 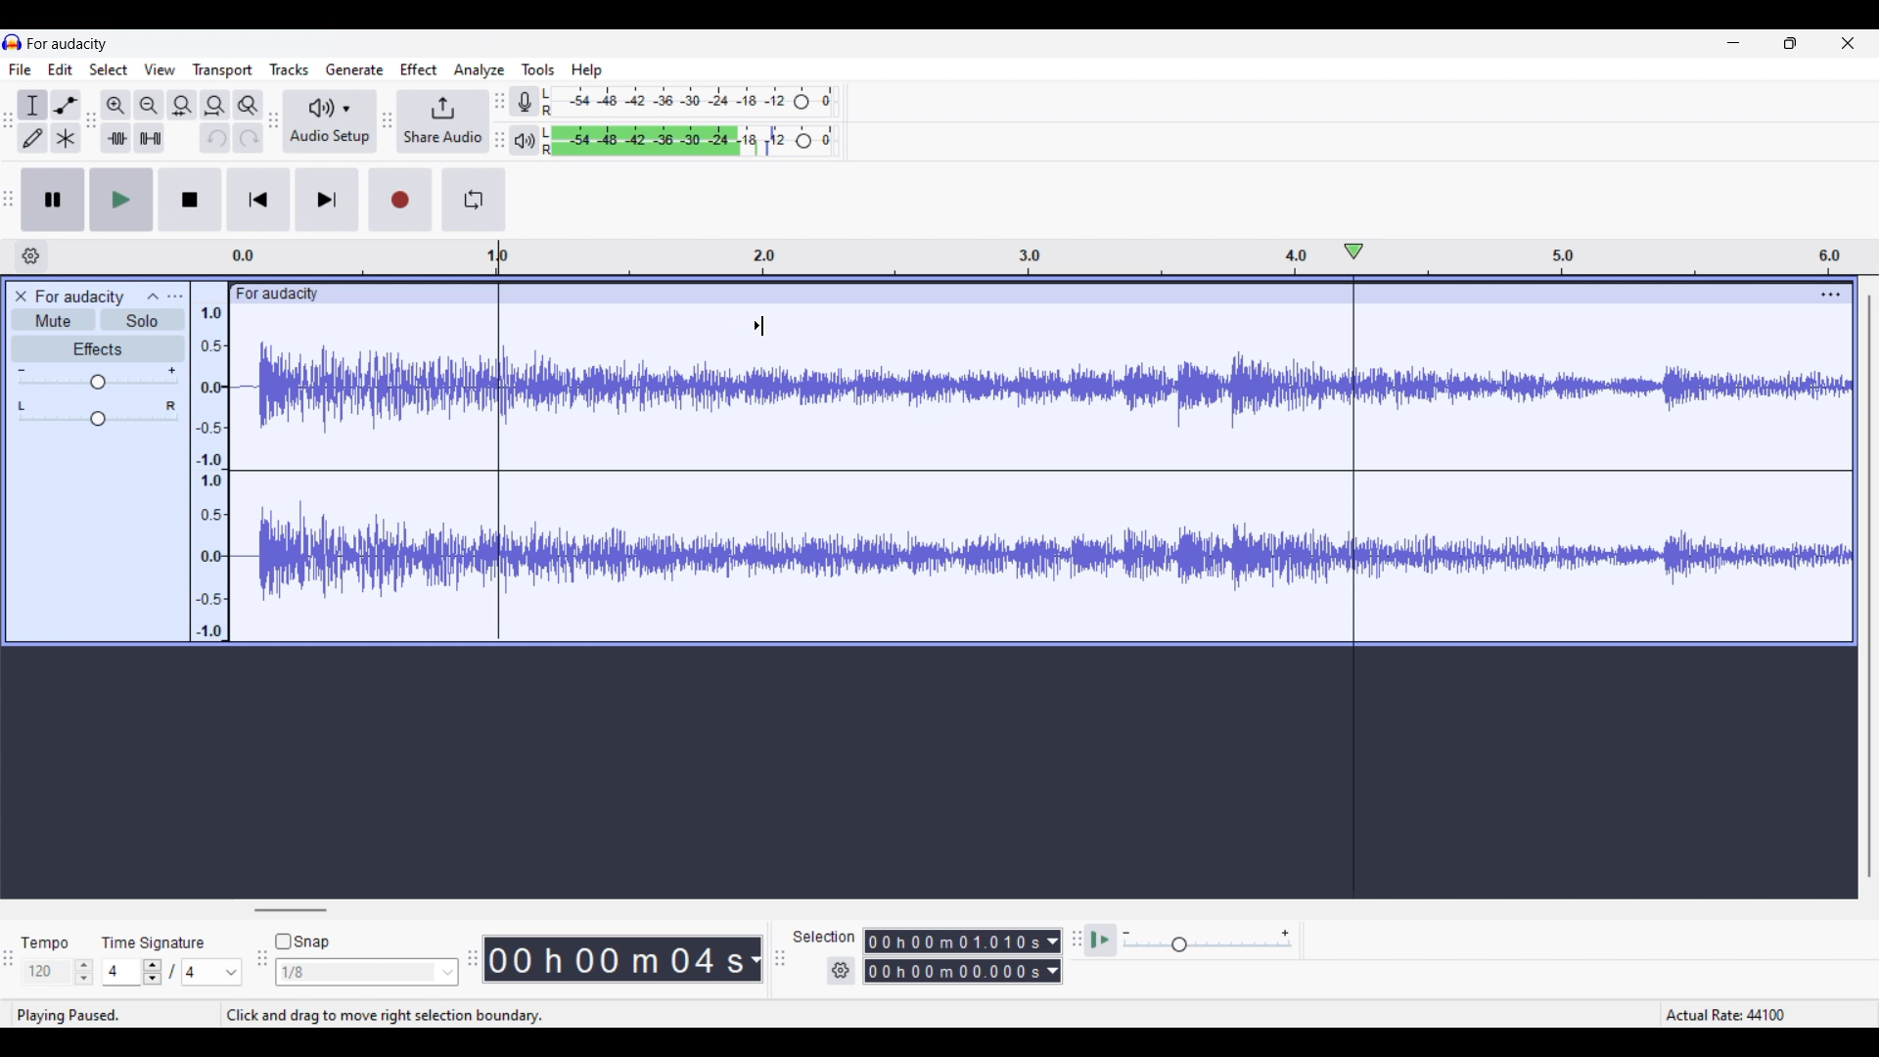 I want to click on Snap toggle, so click(x=301, y=942).